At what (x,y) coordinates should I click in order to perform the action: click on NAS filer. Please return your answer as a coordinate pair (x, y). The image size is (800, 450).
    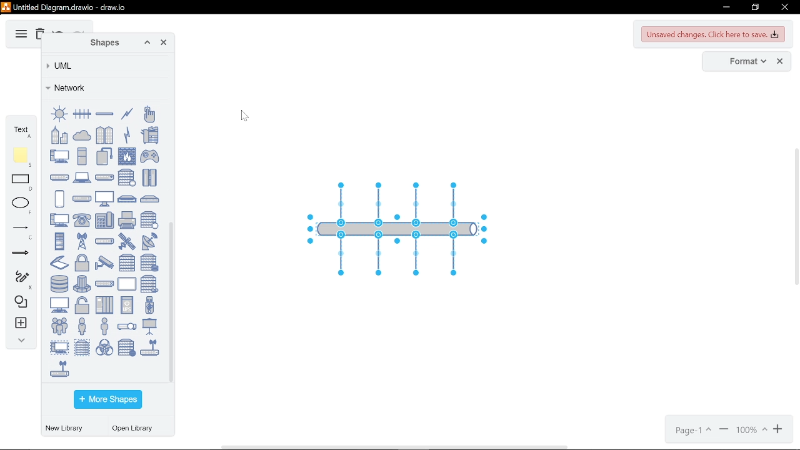
    Looking at the image, I should click on (127, 199).